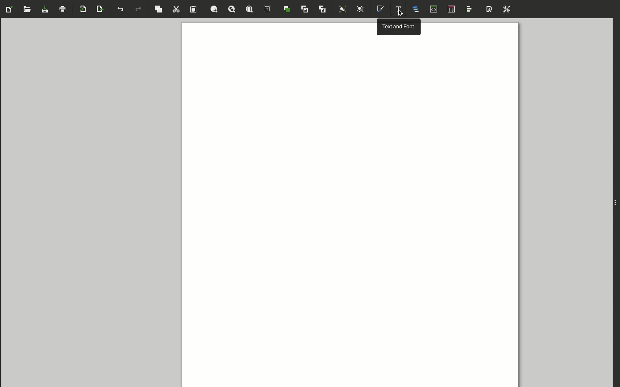 The width and height of the screenshot is (620, 387). What do you see at coordinates (120, 11) in the screenshot?
I see `Undo` at bounding box center [120, 11].